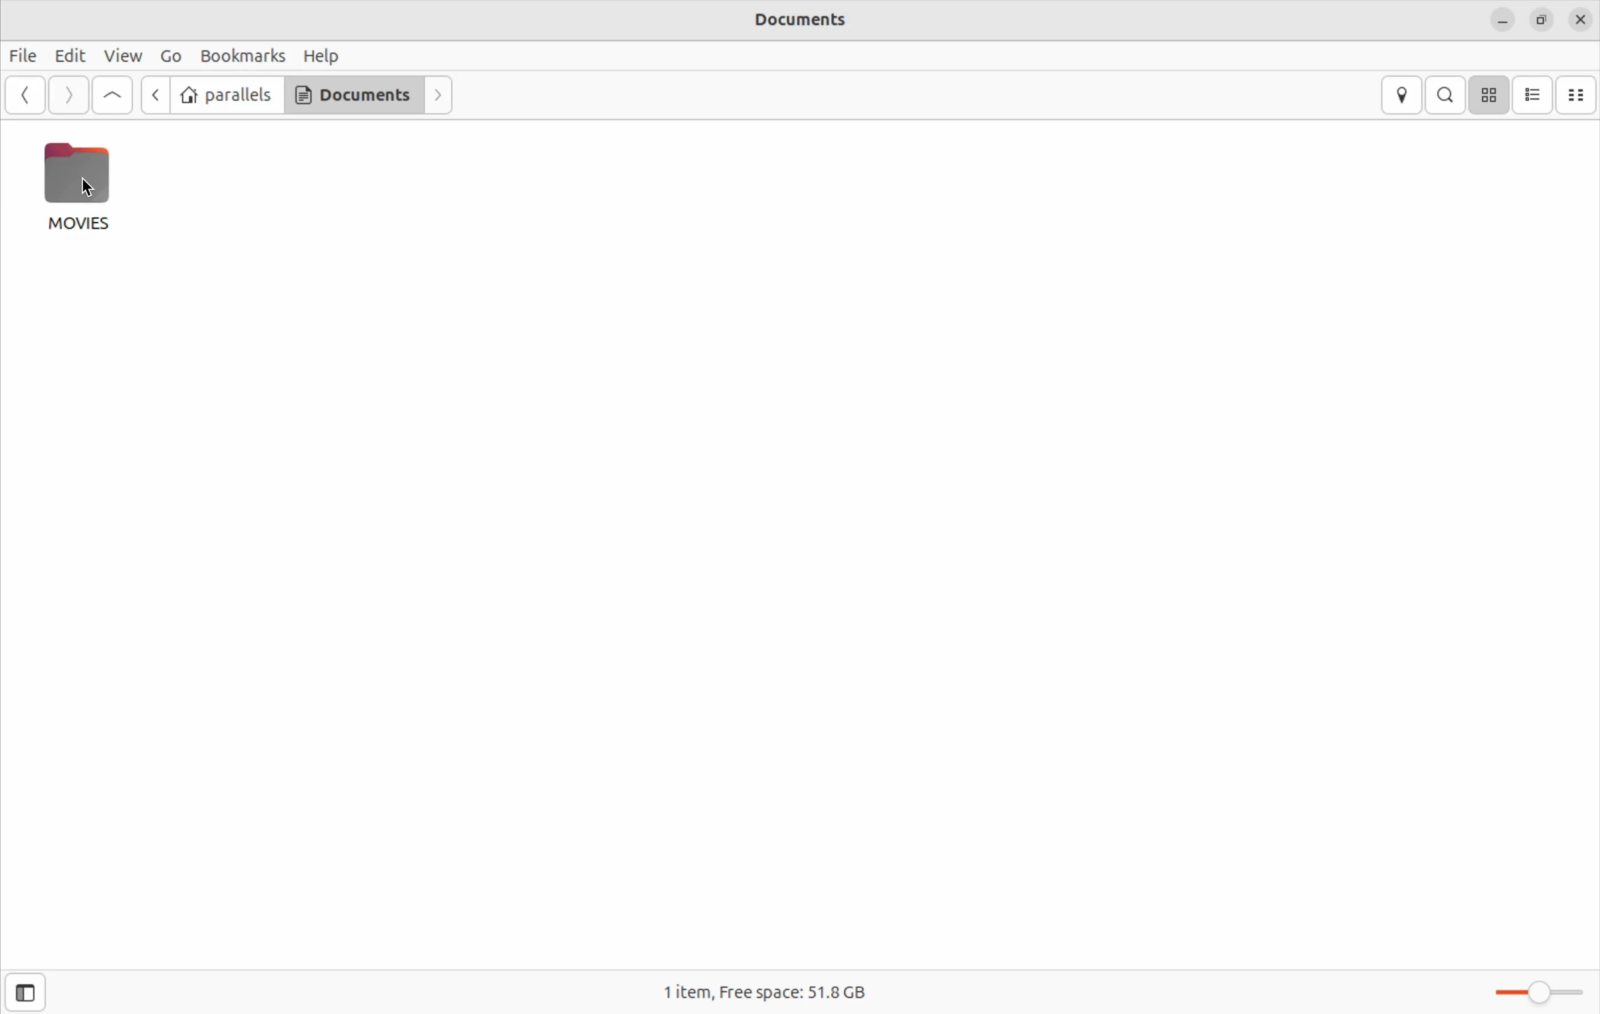 Image resolution: width=1600 pixels, height=1014 pixels. I want to click on Documents, so click(357, 95).